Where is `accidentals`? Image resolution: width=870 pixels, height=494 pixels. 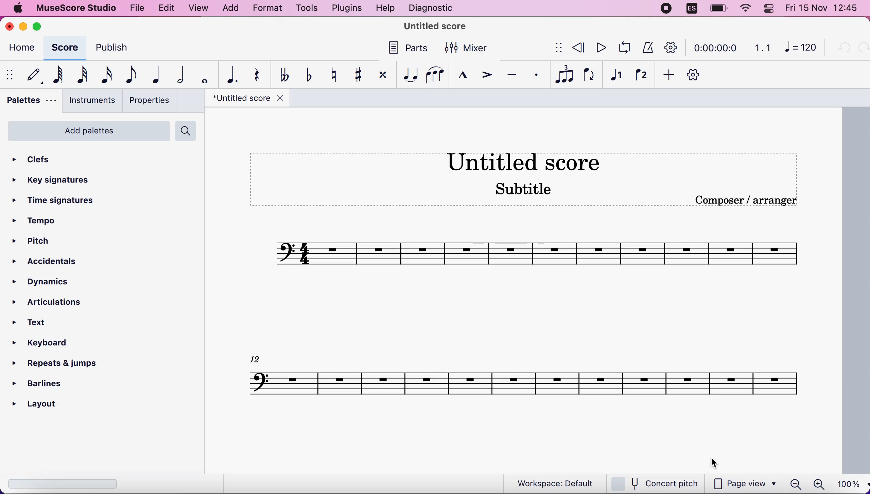
accidentals is located at coordinates (46, 262).